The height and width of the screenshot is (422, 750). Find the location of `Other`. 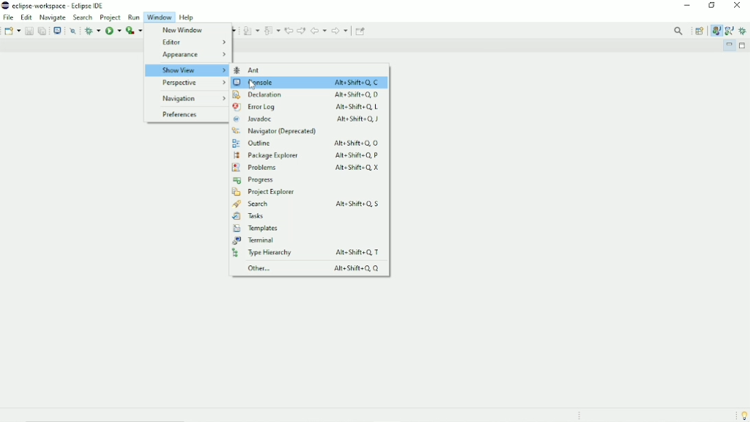

Other is located at coordinates (310, 268).